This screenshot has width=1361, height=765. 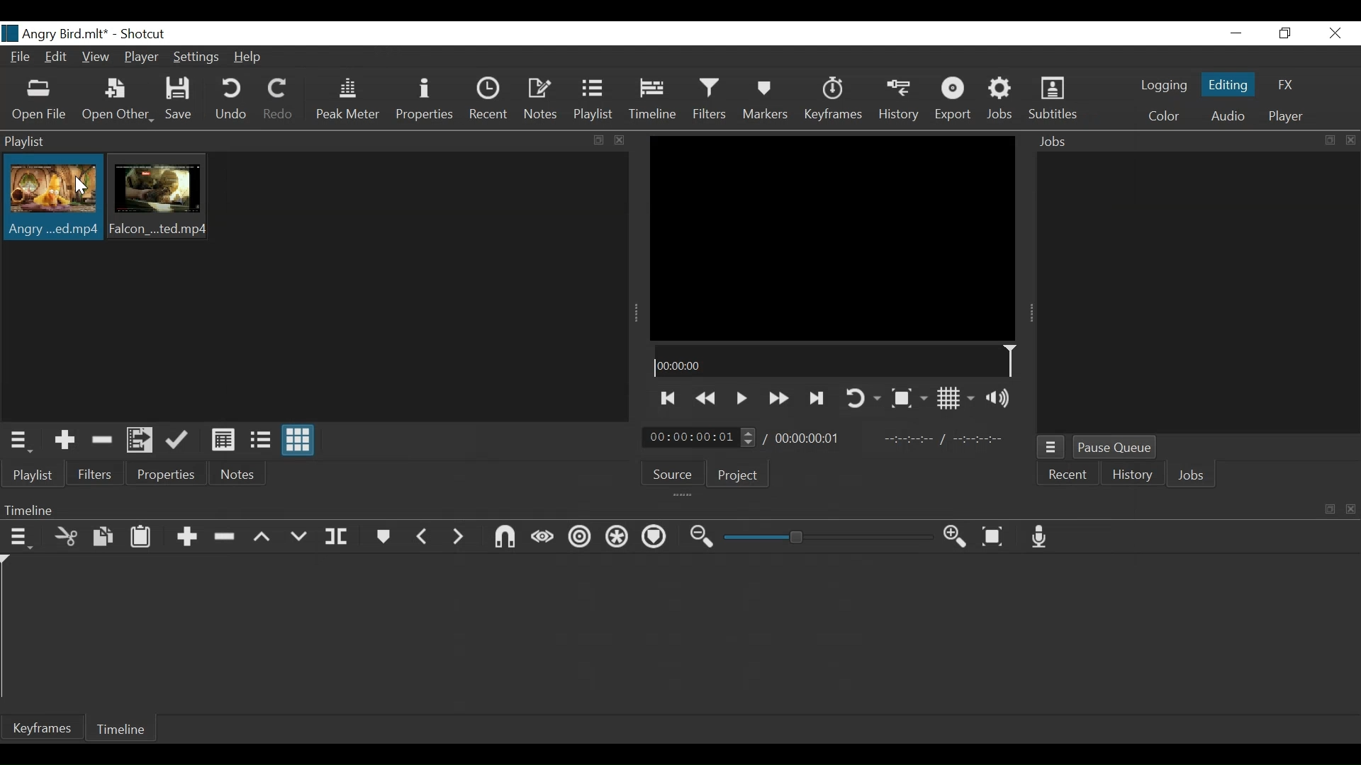 I want to click on Media Viewer, so click(x=831, y=238).